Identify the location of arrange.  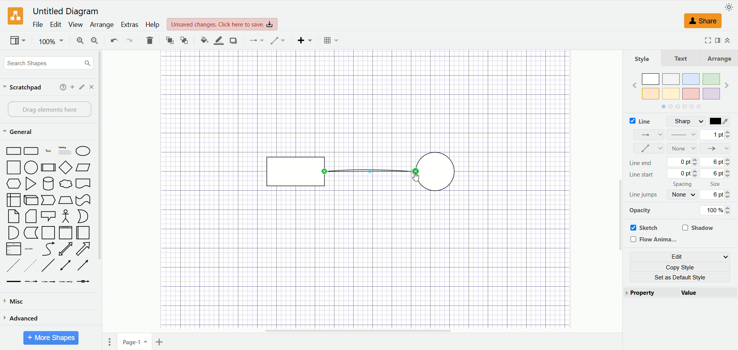
(721, 58).